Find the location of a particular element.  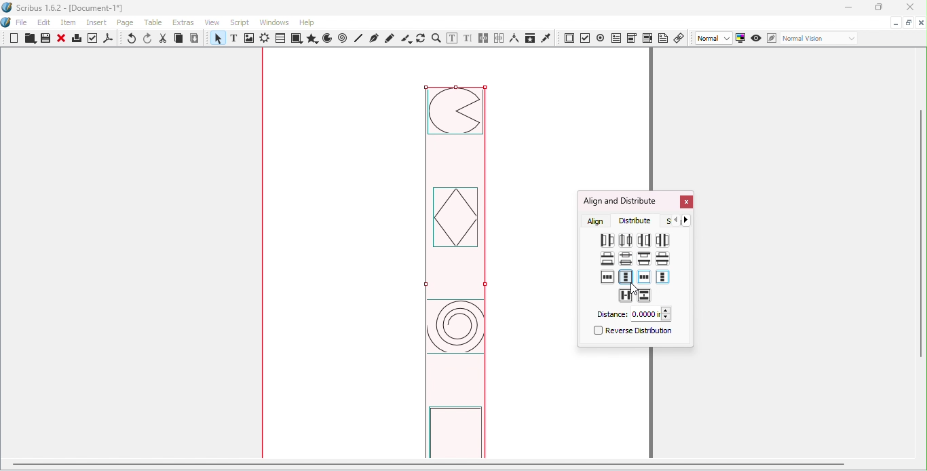

Insert is located at coordinates (98, 21).